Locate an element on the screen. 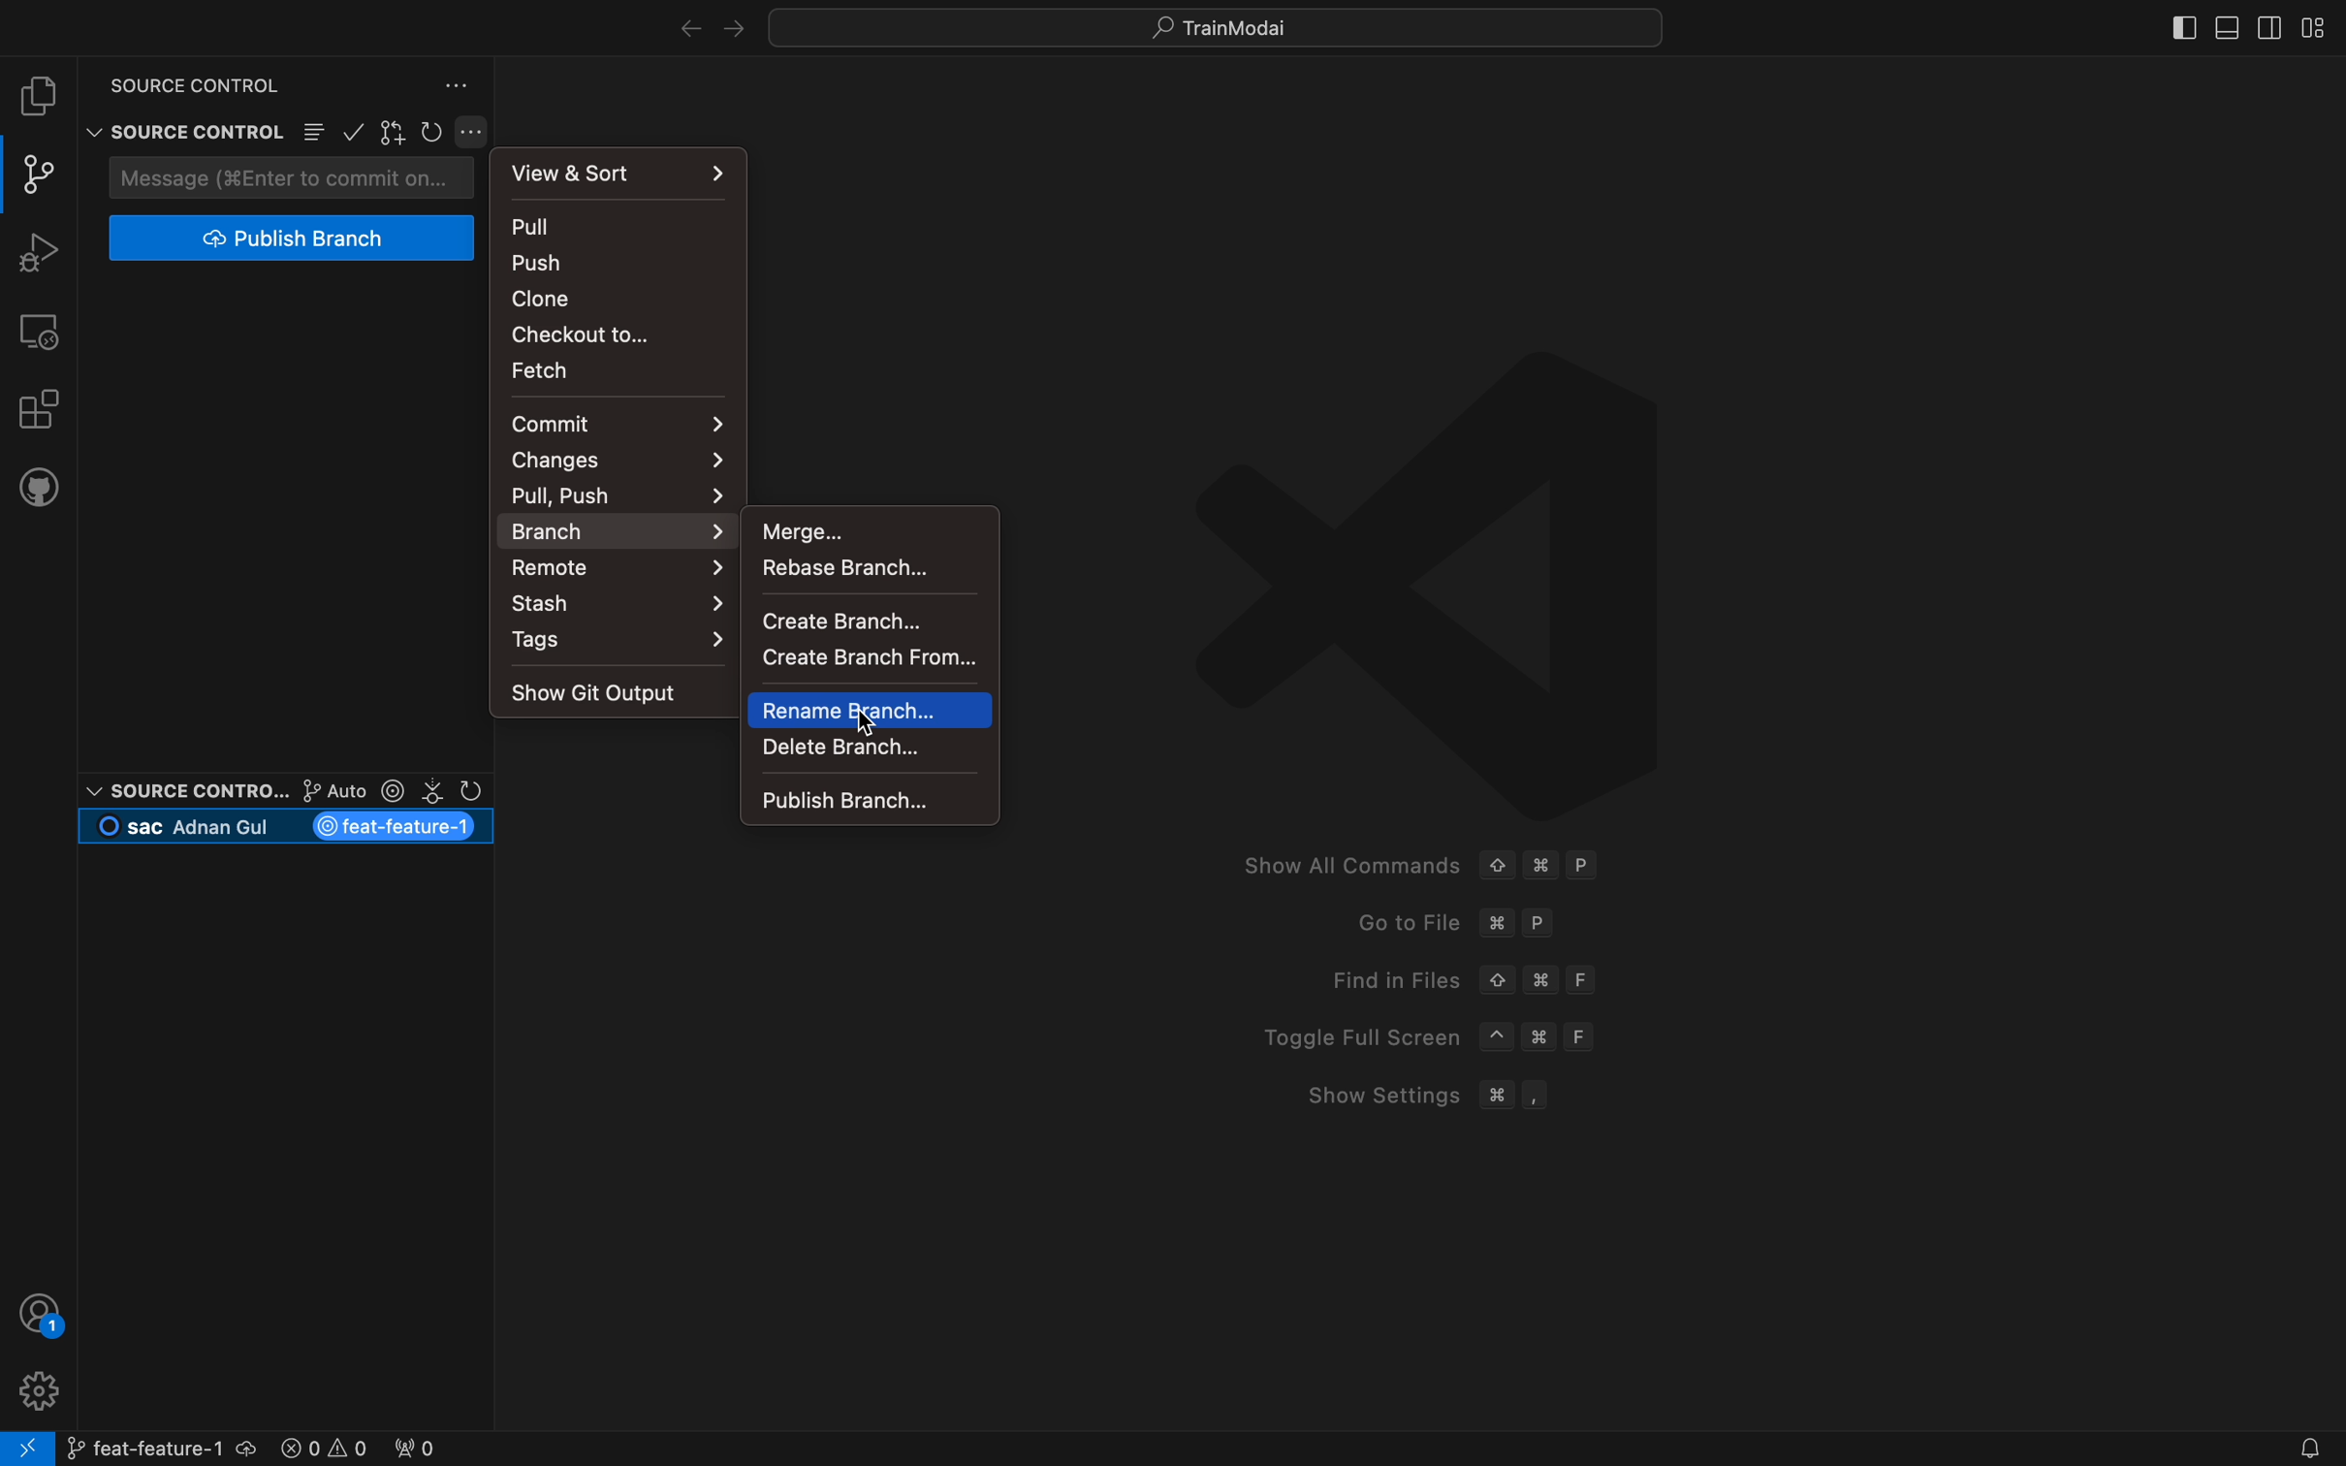 Image resolution: width=2346 pixels, height=1466 pixels. remote is located at coordinates (613, 567).